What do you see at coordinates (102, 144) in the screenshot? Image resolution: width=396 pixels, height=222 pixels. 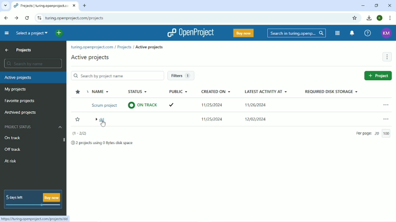 I see `2 projects using 0 Bytes disk space` at bounding box center [102, 144].